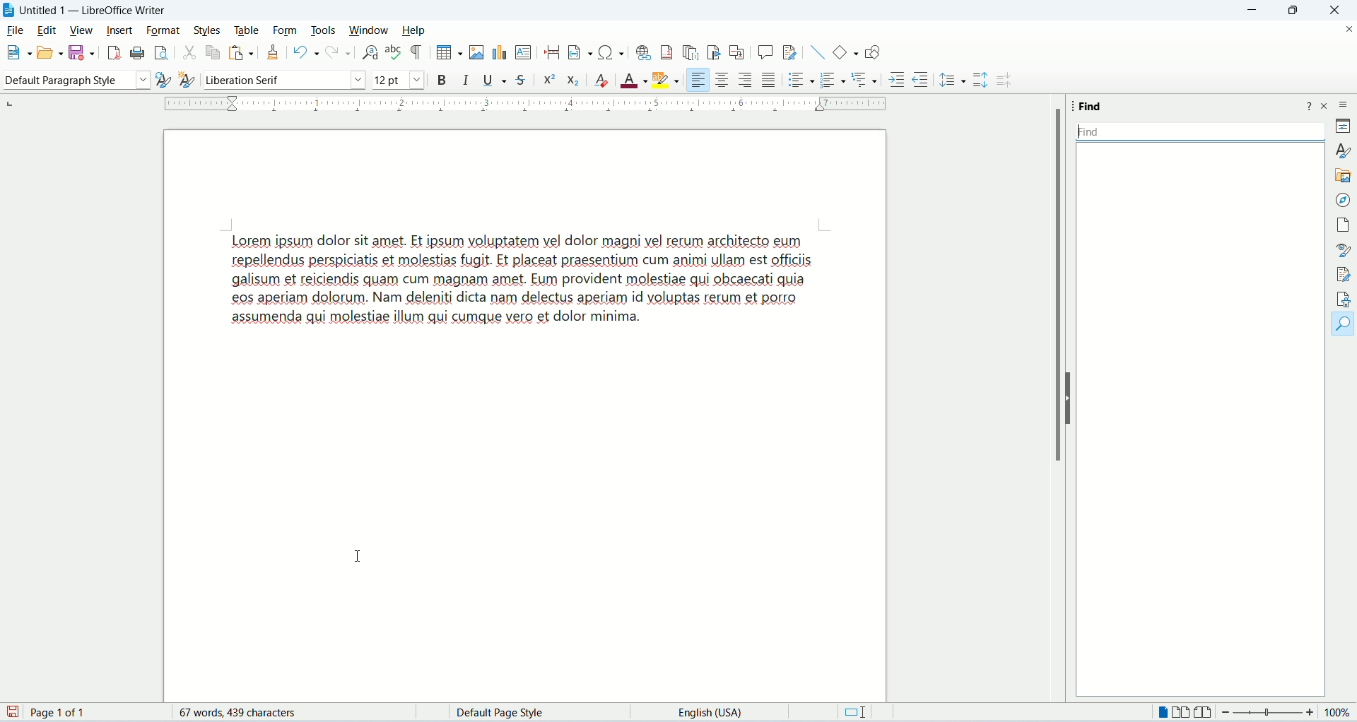 Image resolution: width=1357 pixels, height=722 pixels. I want to click on margin, so click(517, 105).